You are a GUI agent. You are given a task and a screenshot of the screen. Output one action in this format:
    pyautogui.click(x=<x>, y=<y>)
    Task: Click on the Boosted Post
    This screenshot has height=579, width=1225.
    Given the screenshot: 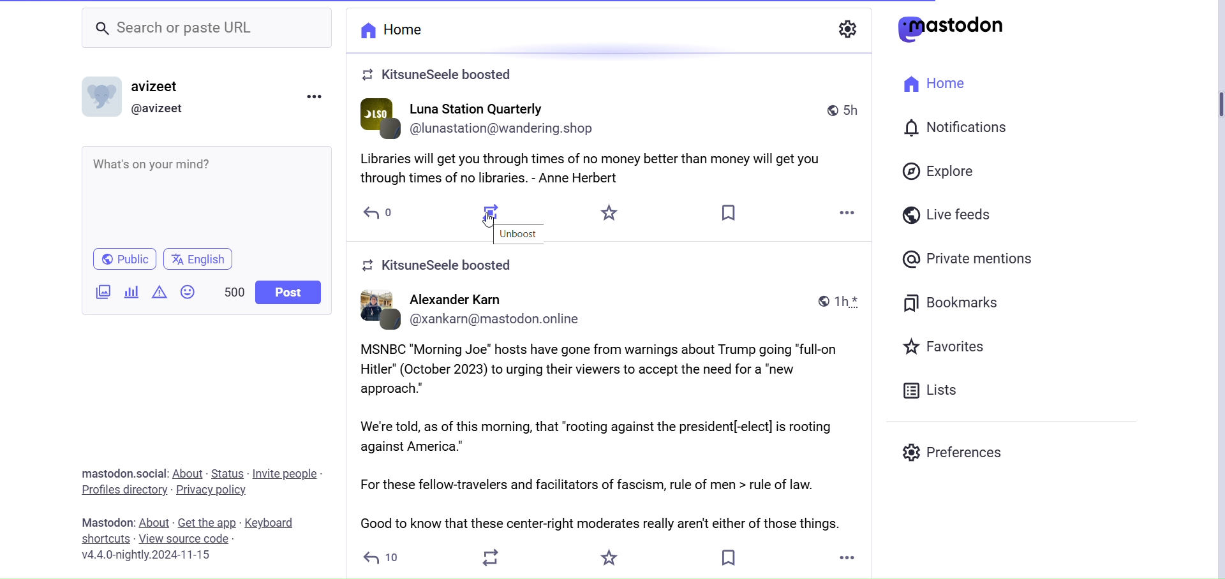 What is the action you would take?
    pyautogui.click(x=500, y=212)
    